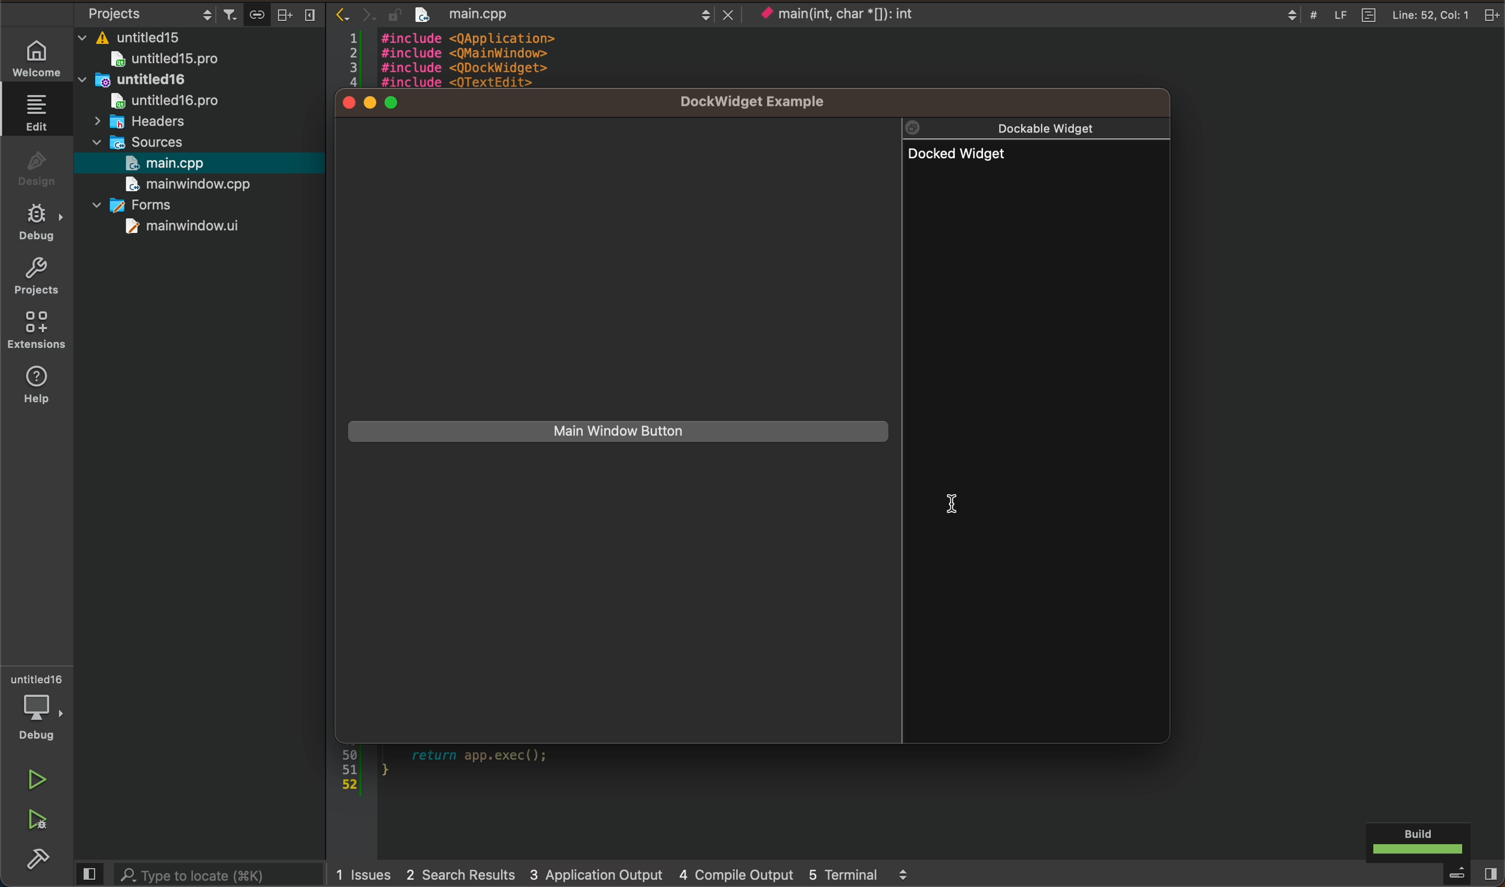 The image size is (1505, 887). I want to click on untitled15pro, so click(167, 60).